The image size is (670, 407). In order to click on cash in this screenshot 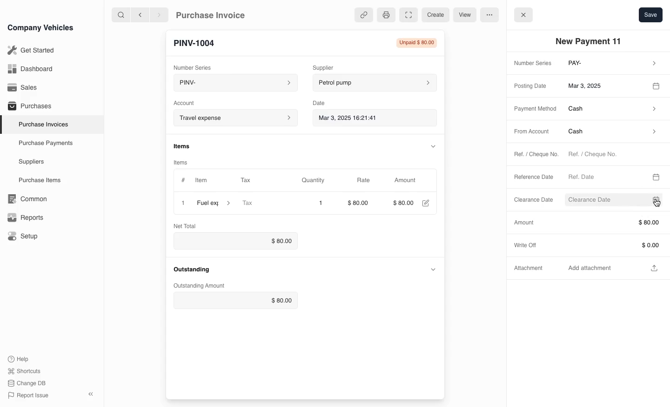, I will do `click(613, 110)`.